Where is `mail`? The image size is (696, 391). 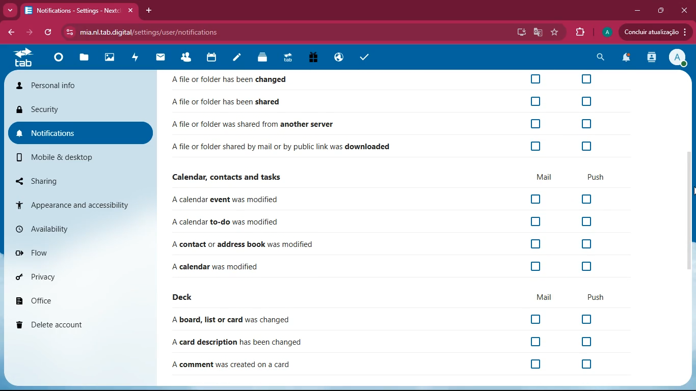
mail is located at coordinates (542, 178).